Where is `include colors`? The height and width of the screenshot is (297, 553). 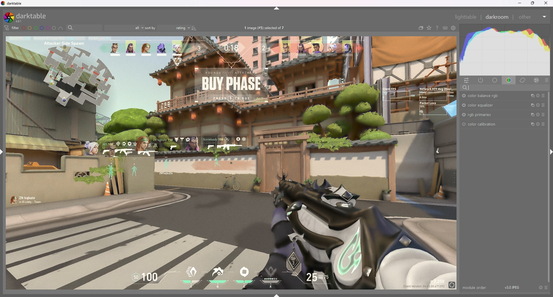 include colors is located at coordinates (60, 28).